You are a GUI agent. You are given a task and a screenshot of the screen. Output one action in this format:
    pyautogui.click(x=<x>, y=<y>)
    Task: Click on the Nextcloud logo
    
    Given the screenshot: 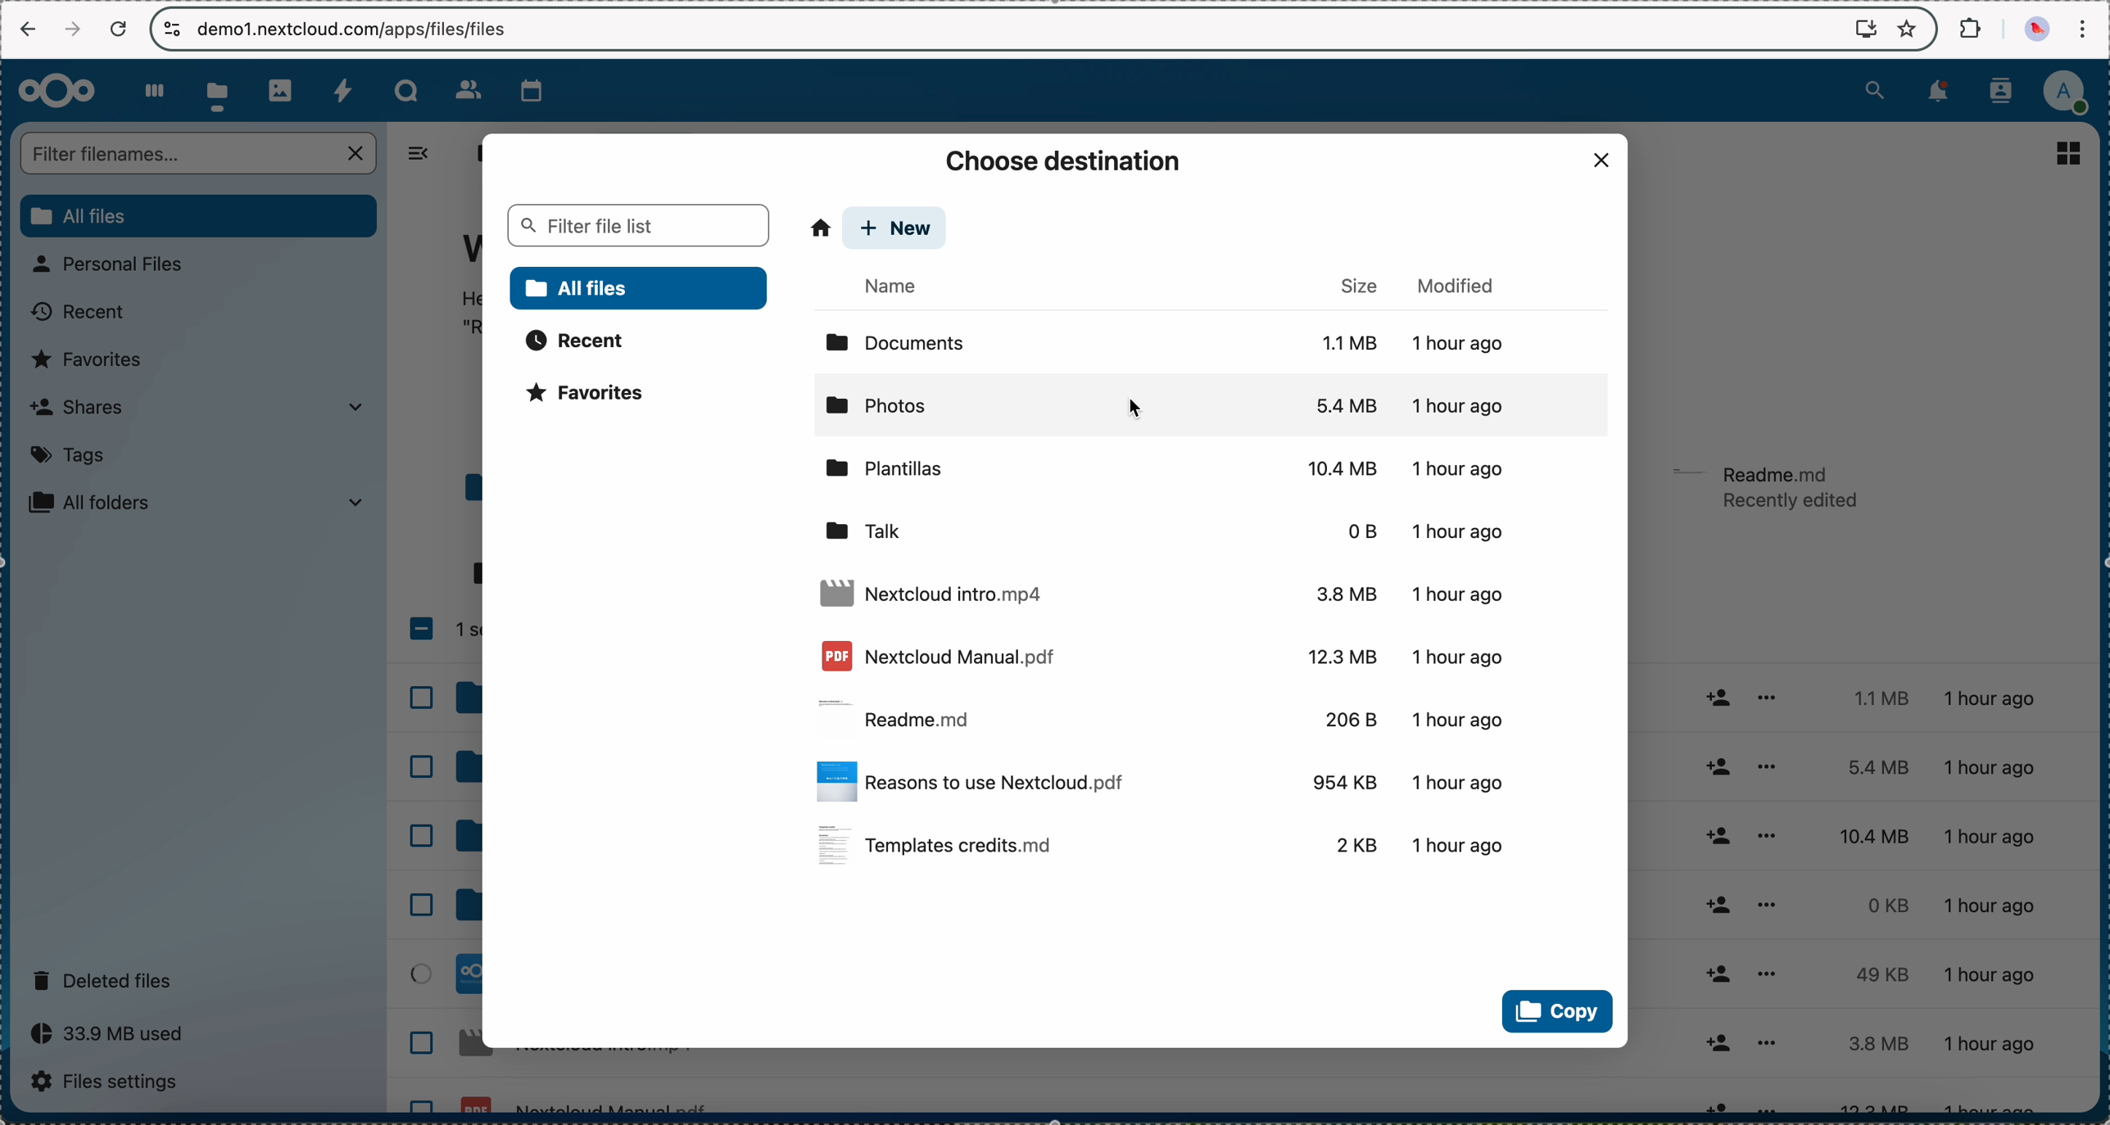 What is the action you would take?
    pyautogui.click(x=55, y=90)
    